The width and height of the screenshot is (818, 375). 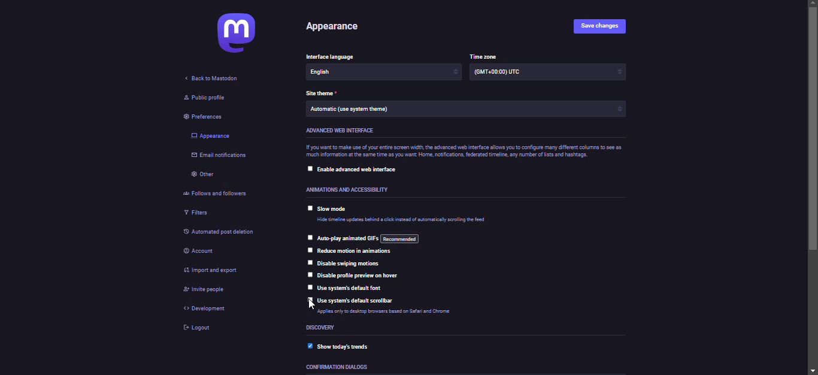 What do you see at coordinates (397, 312) in the screenshot?
I see `info` at bounding box center [397, 312].